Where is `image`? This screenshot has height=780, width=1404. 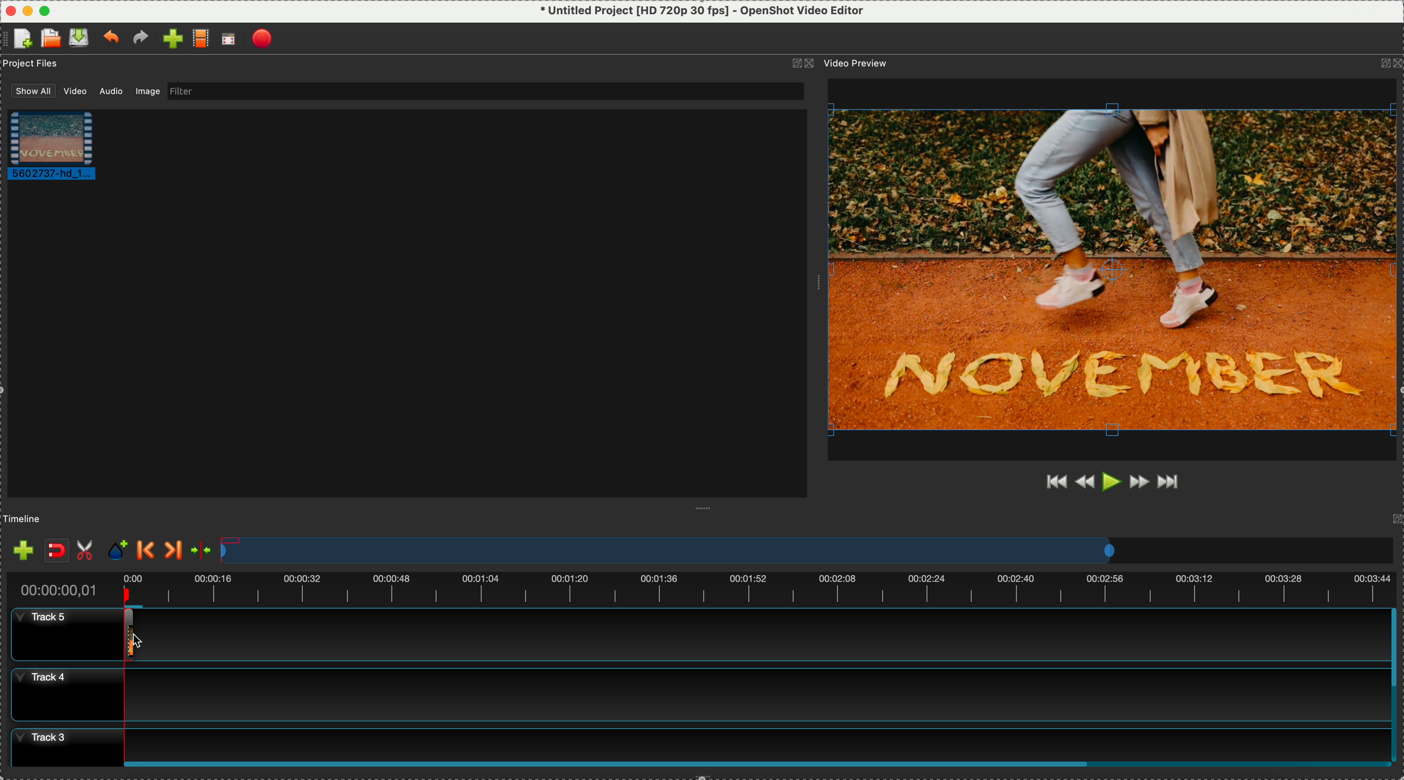 image is located at coordinates (149, 93).